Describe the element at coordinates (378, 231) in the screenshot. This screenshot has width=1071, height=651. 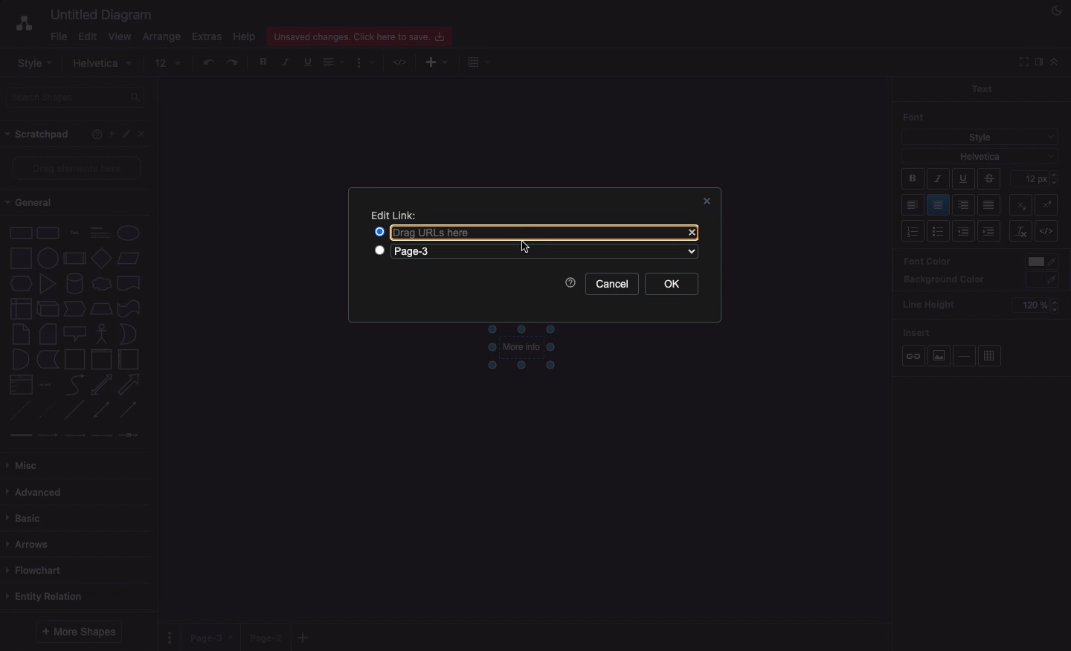
I see `checkbox` at that location.